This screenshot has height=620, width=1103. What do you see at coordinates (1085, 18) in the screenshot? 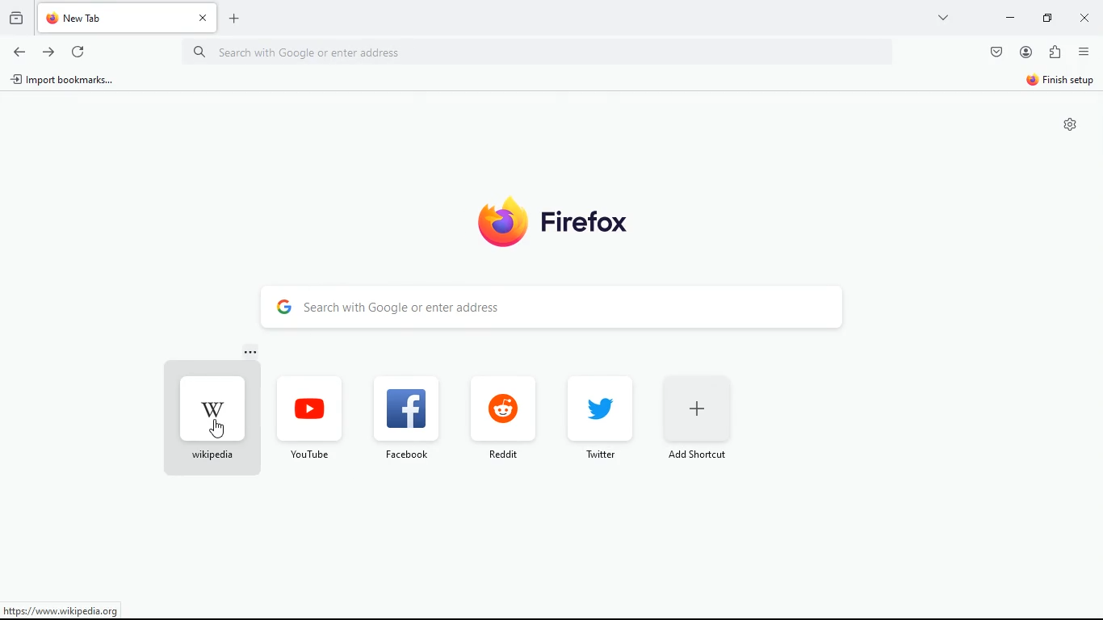
I see `close` at bounding box center [1085, 18].